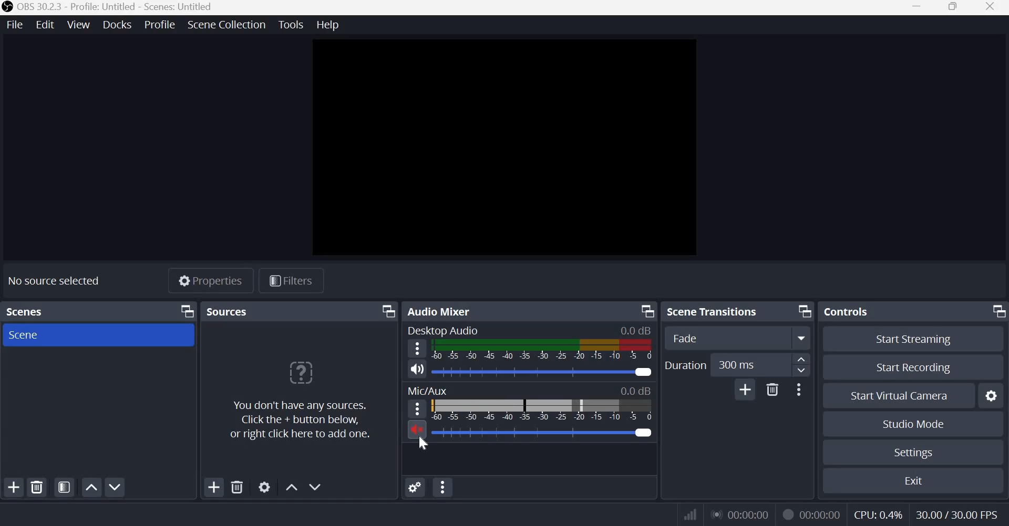  I want to click on Profile, so click(159, 25).